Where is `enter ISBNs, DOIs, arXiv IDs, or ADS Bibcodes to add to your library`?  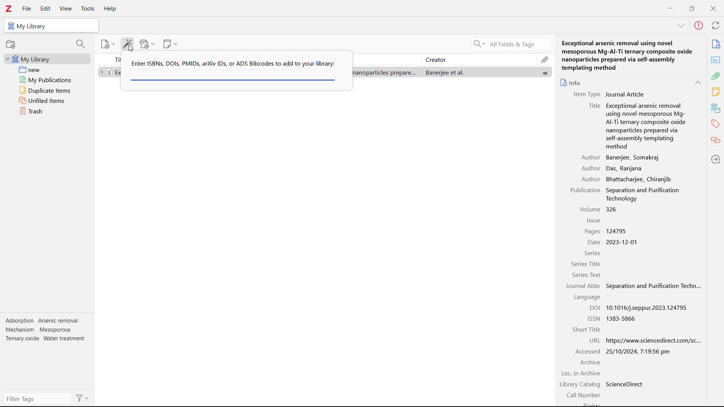
enter ISBNs, DOIs, arXiv IDs, or ADS Bibcodes to add to your library is located at coordinates (233, 76).